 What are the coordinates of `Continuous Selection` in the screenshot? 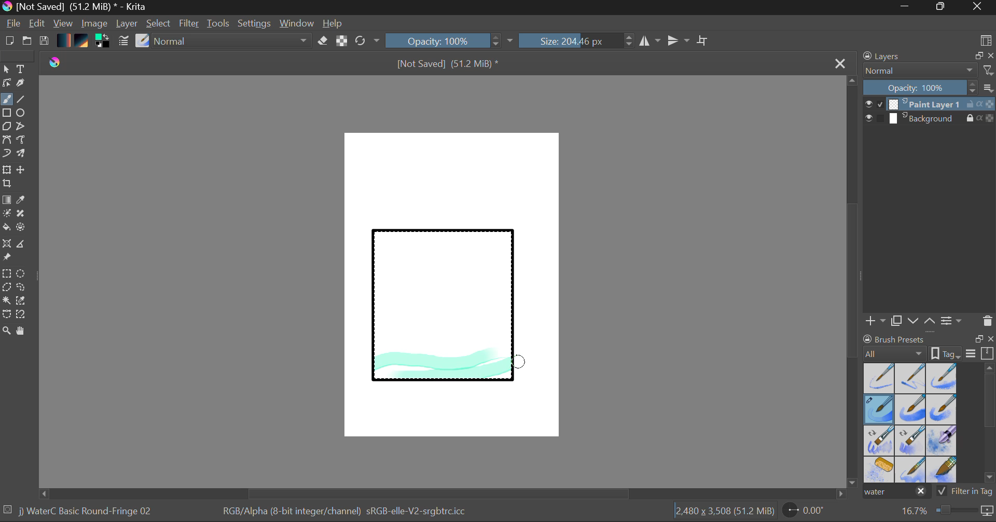 It's located at (6, 300).